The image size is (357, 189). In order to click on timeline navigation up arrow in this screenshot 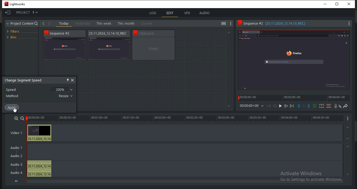, I will do `click(347, 138)`.